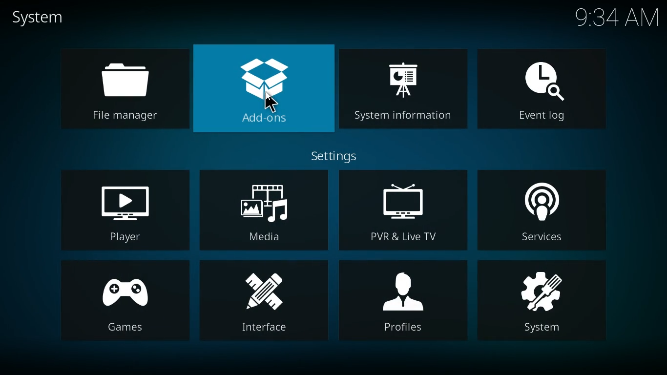 The width and height of the screenshot is (667, 375). I want to click on media, so click(262, 208).